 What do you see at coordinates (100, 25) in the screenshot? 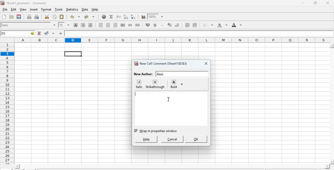
I see `Align Left` at bounding box center [100, 25].